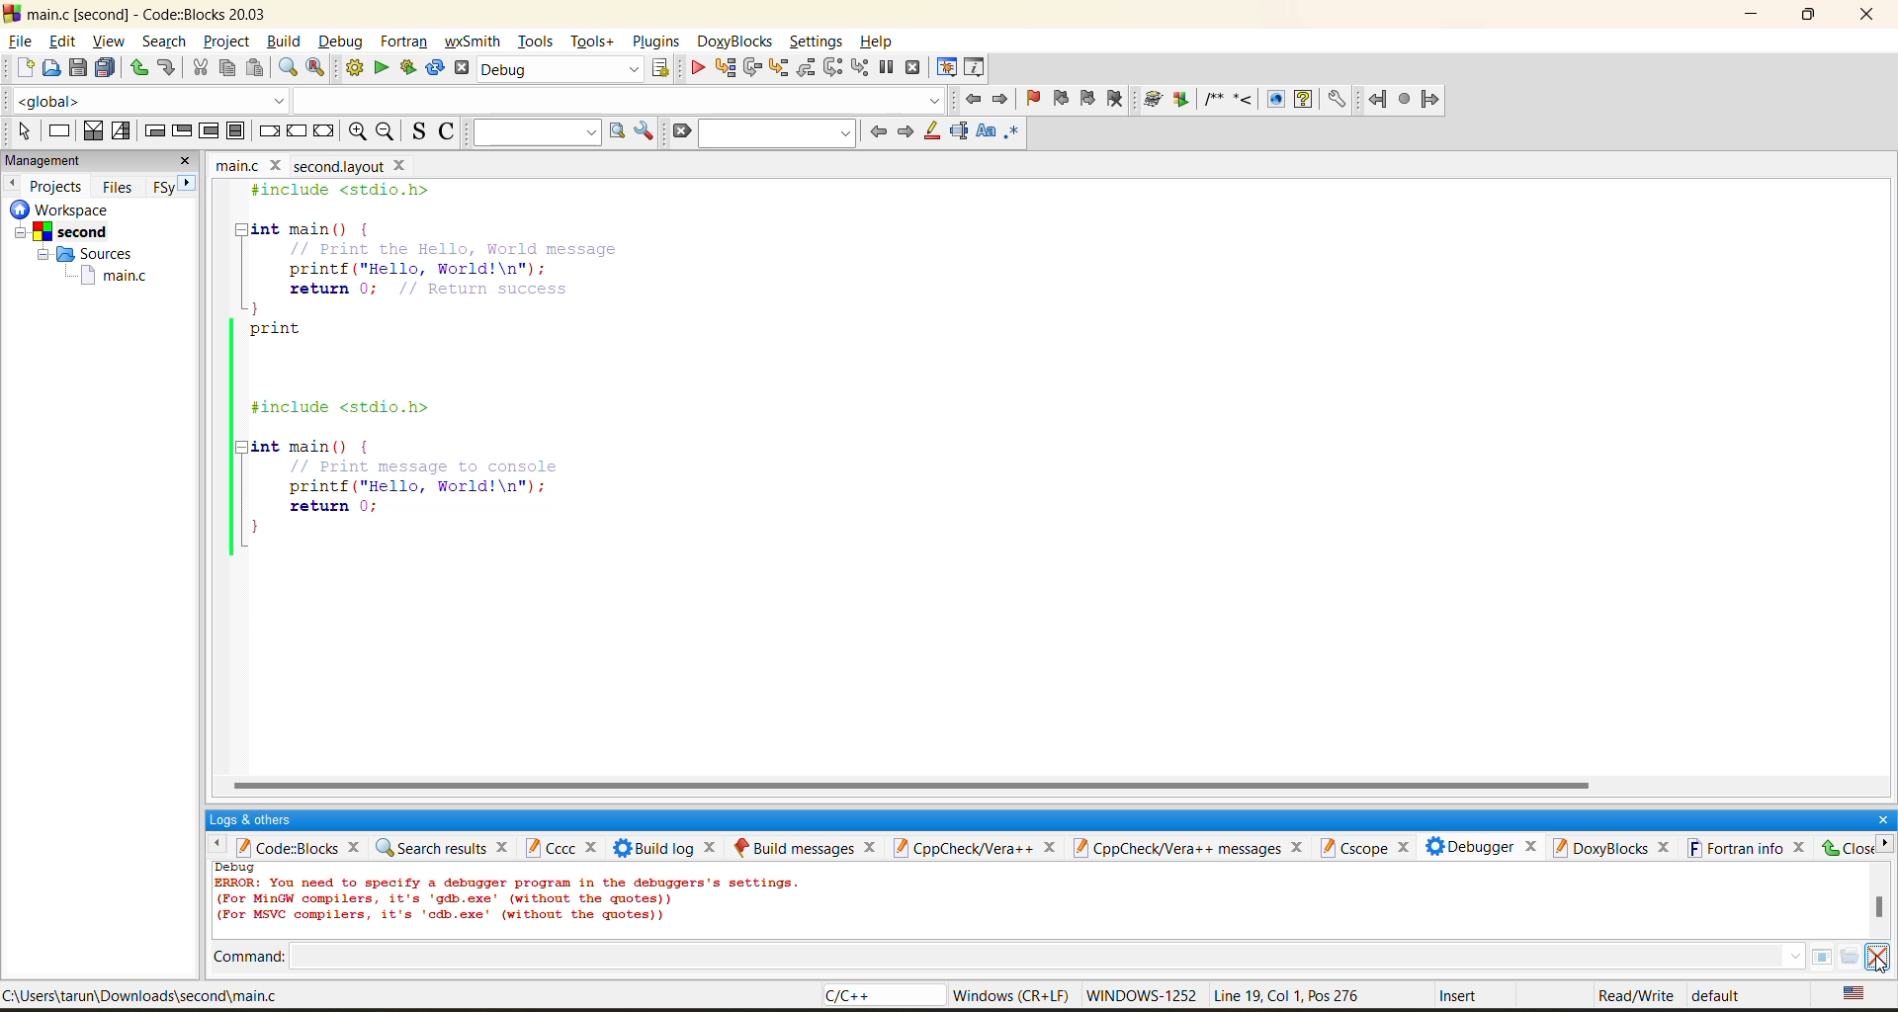 This screenshot has width=1898, height=1012. I want to click on right menu, so click(1886, 851).